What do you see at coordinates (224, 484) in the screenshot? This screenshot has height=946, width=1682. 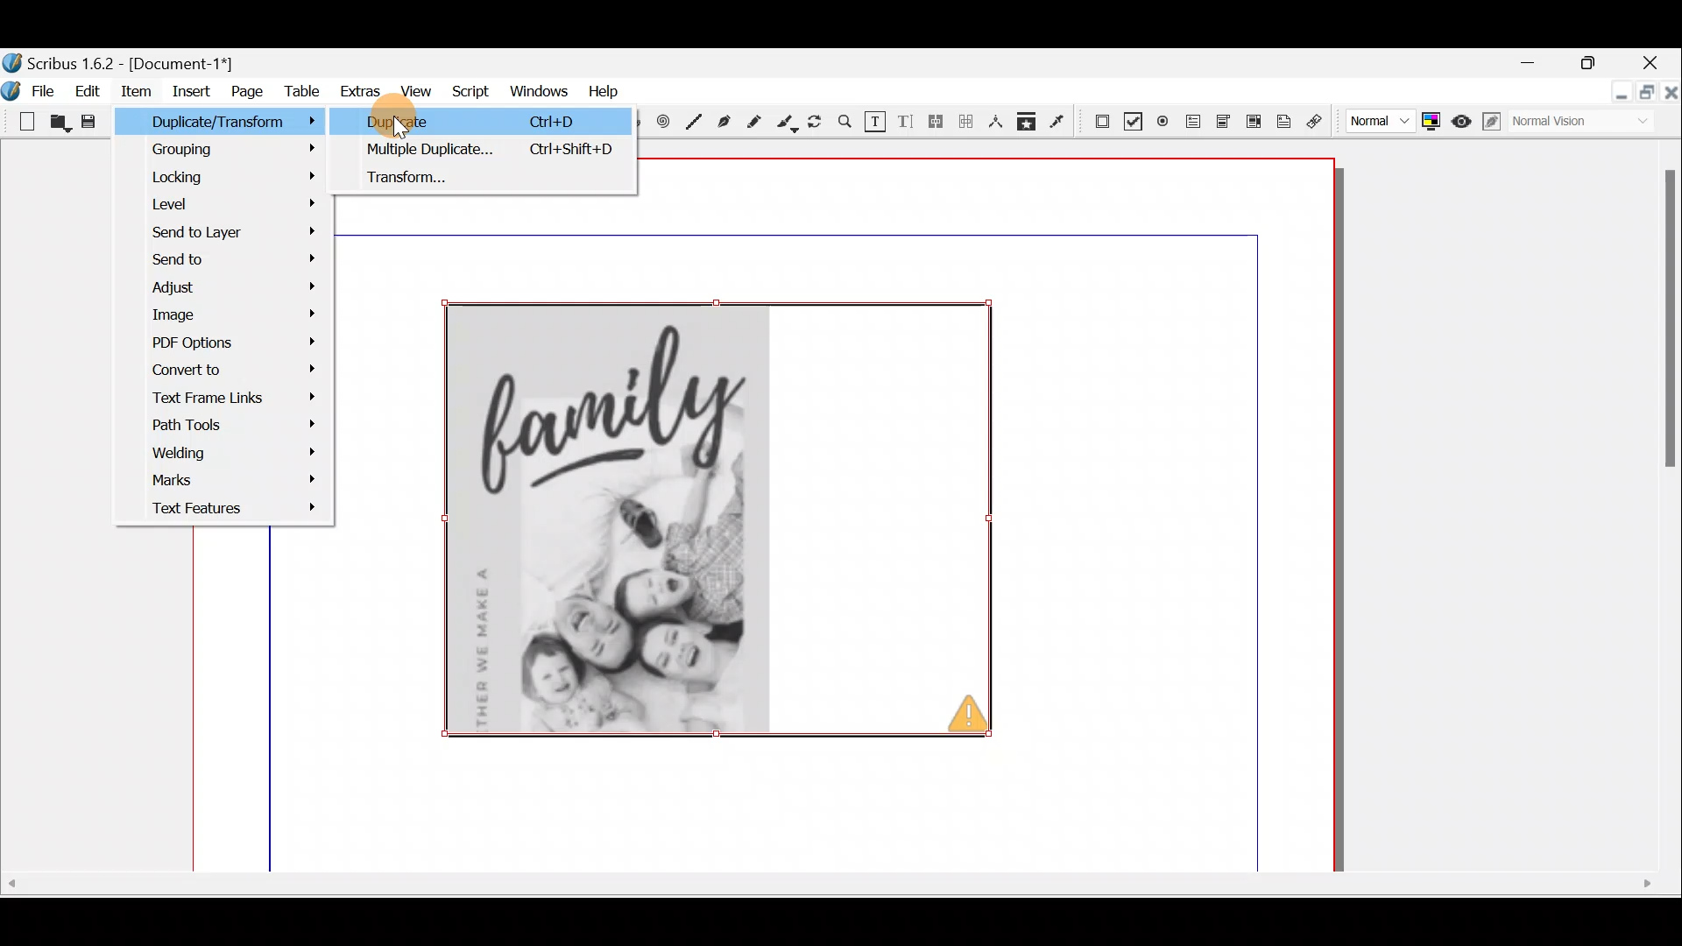 I see `Marks` at bounding box center [224, 484].